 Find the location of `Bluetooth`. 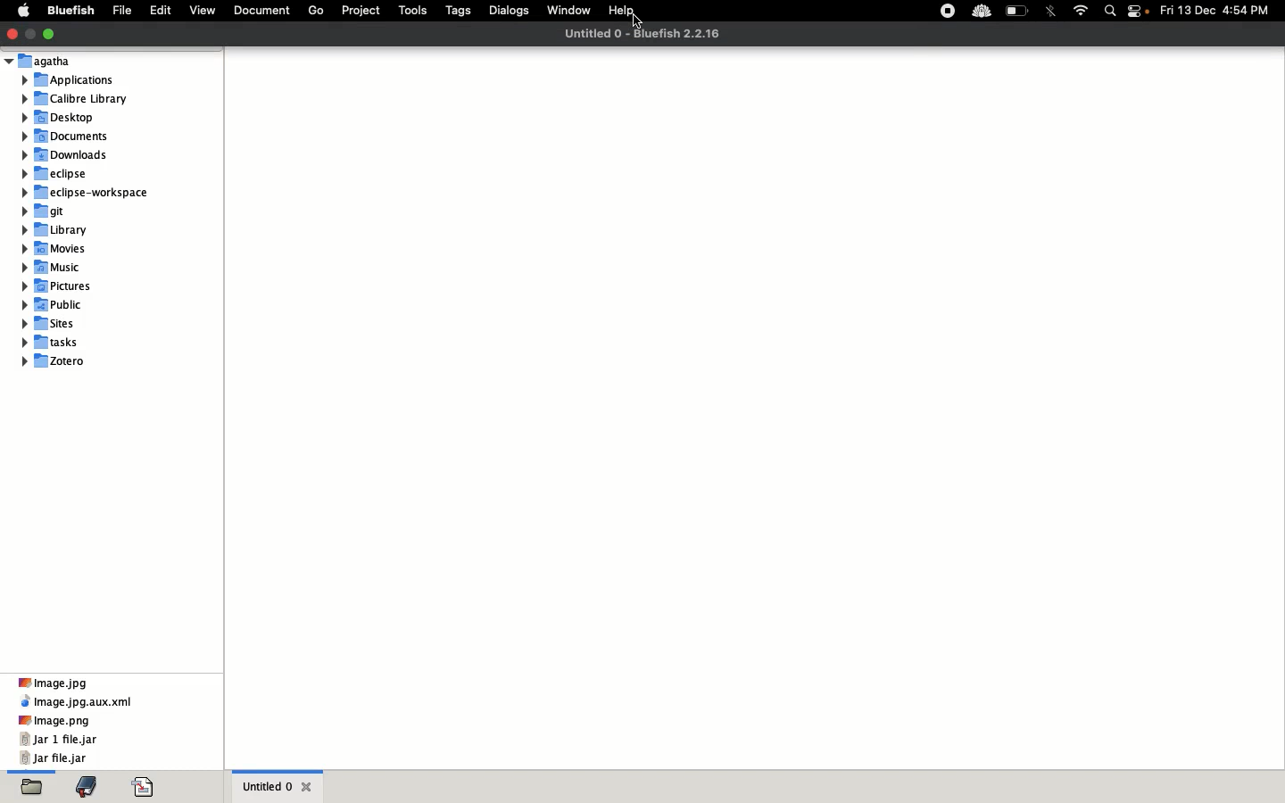

Bluetooth is located at coordinates (1051, 12).